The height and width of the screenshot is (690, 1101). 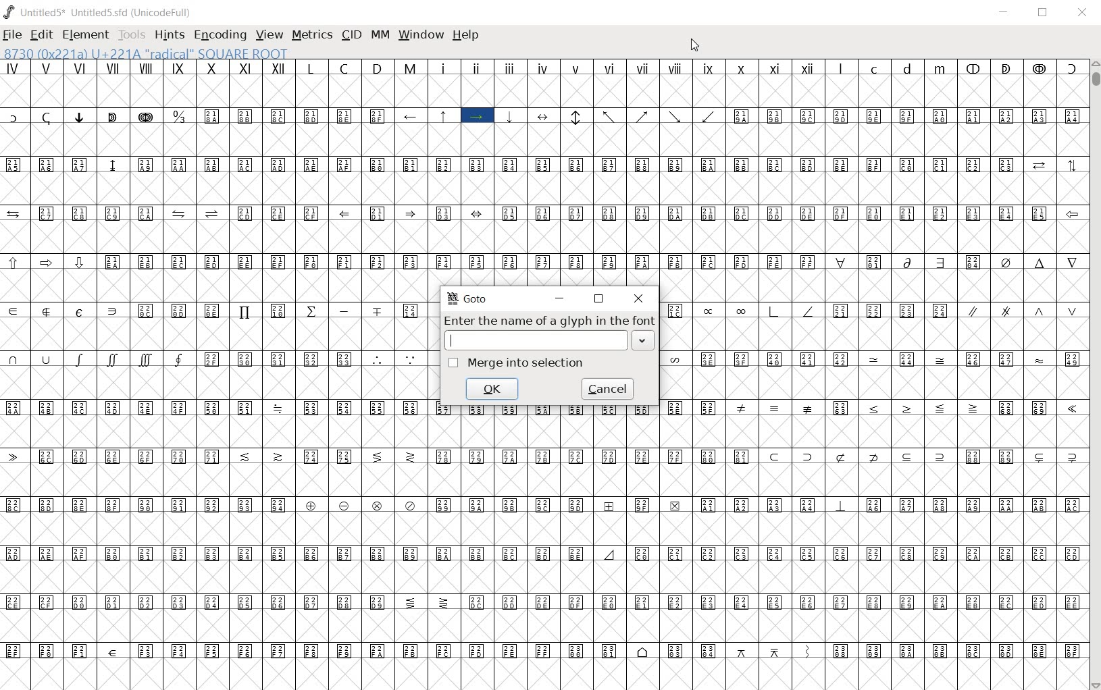 I want to click on SCROLLBAR, so click(x=1094, y=373).